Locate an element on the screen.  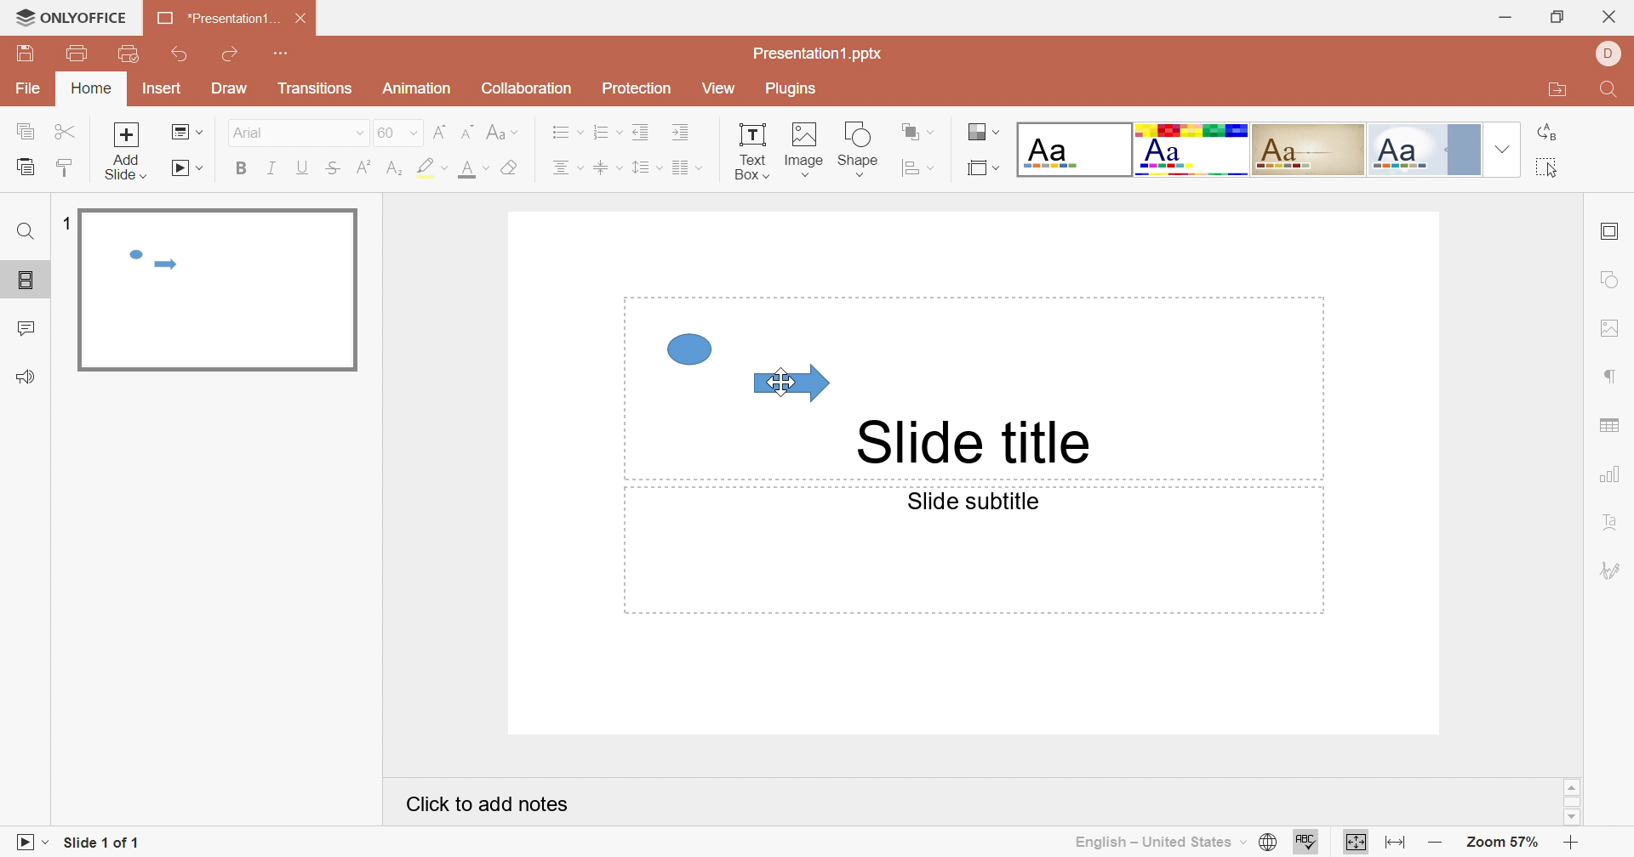
Align shape is located at coordinates (916, 171).